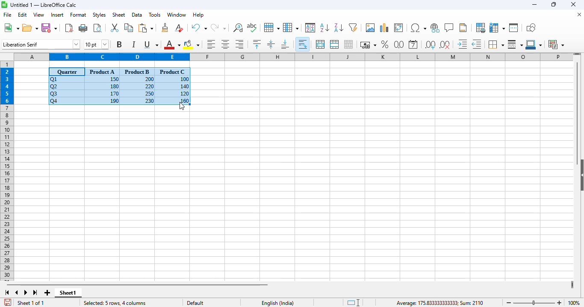  I want to click on bold, so click(119, 44).